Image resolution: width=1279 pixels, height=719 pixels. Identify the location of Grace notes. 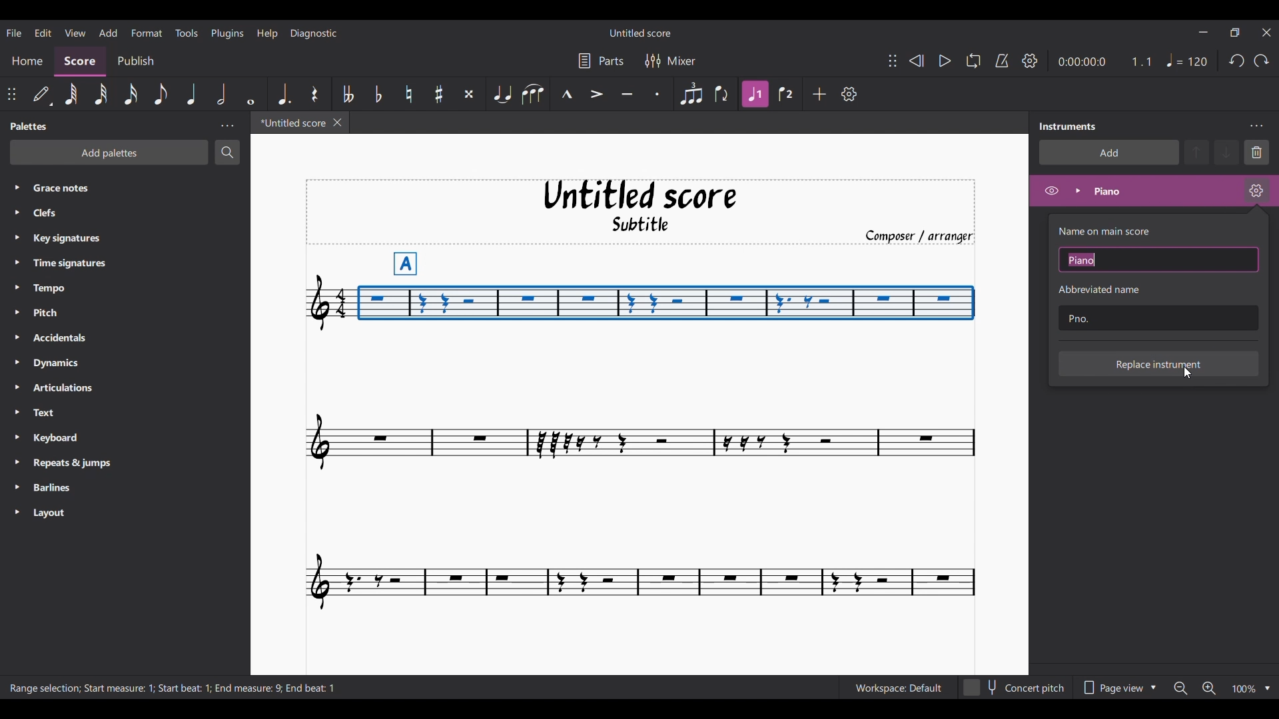
(135, 186).